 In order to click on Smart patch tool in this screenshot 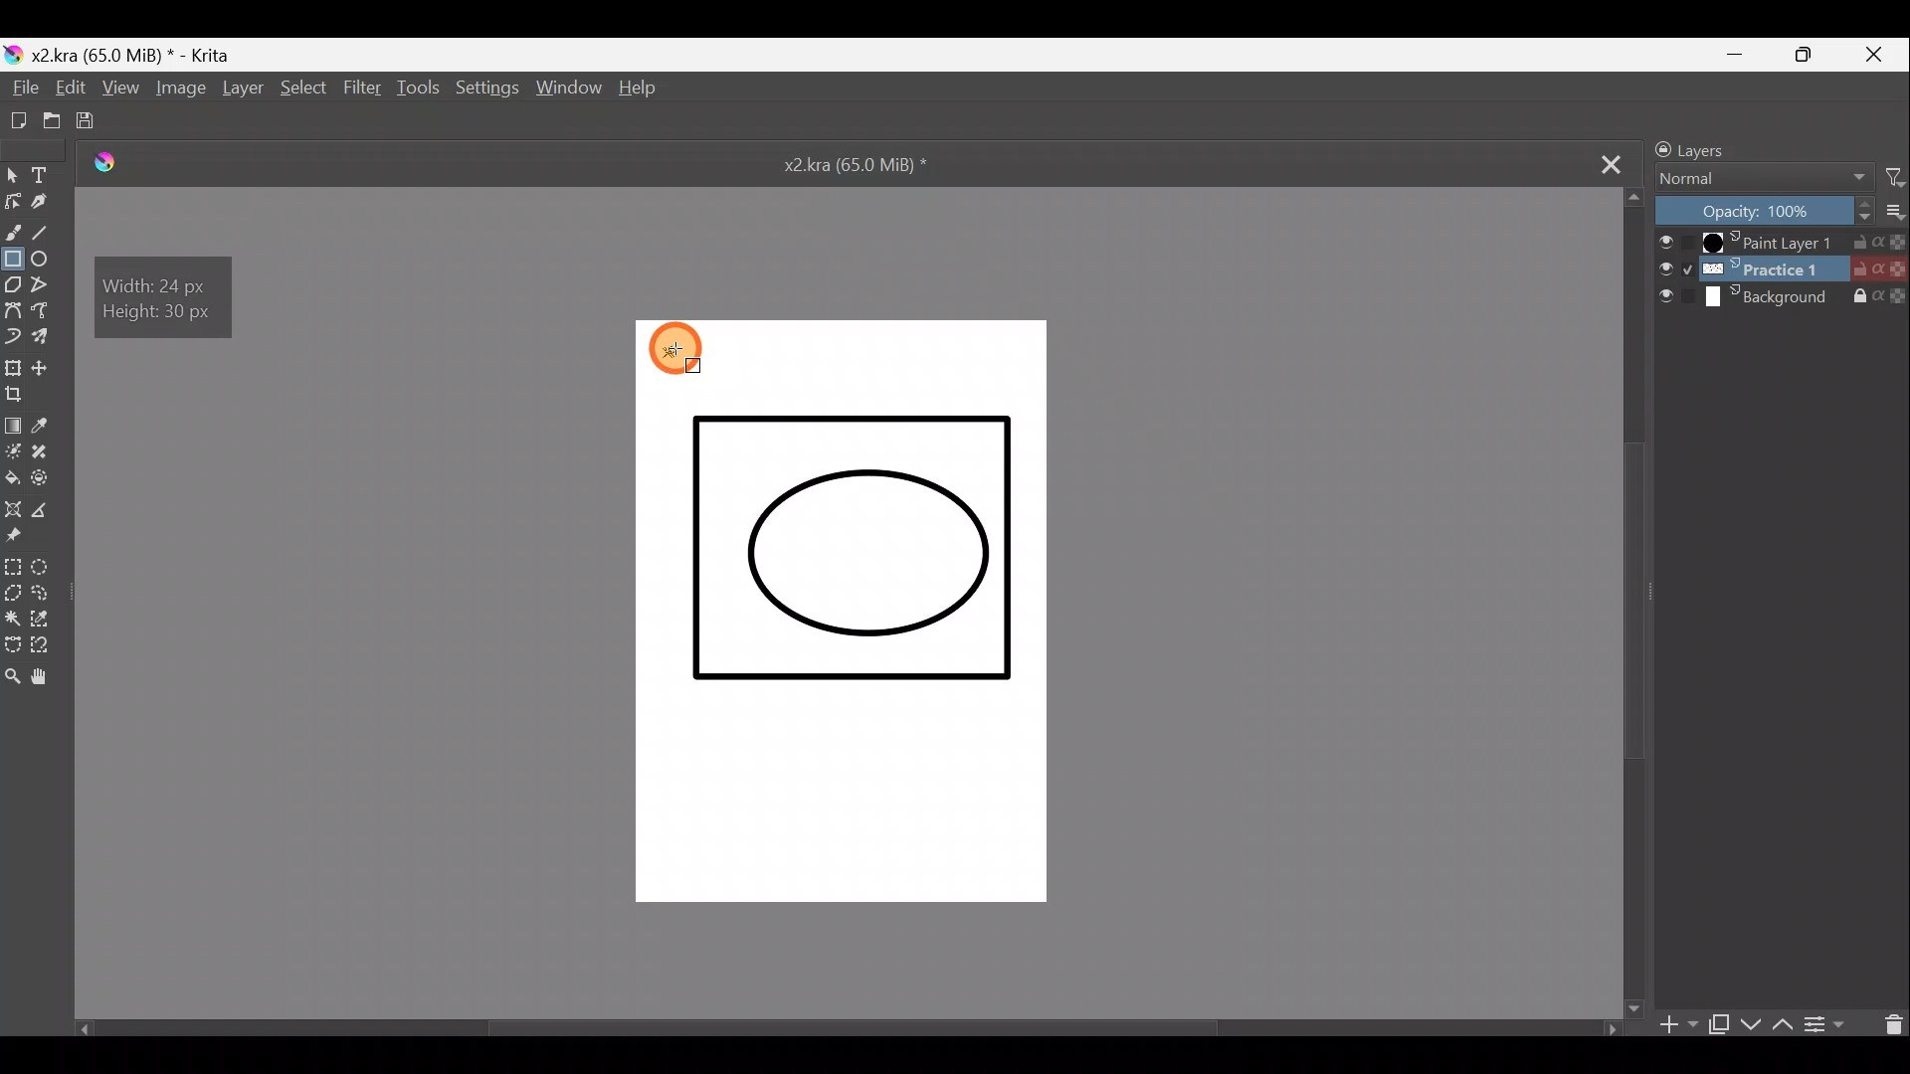, I will do `click(47, 453)`.